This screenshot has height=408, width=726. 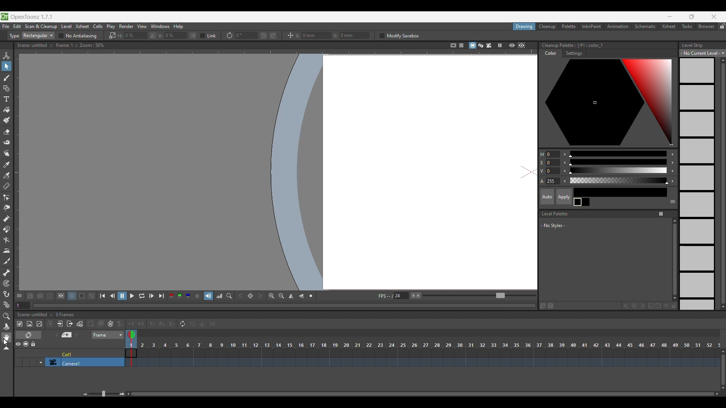 What do you see at coordinates (723, 307) in the screenshot?
I see `Quick slide to bottom` at bounding box center [723, 307].